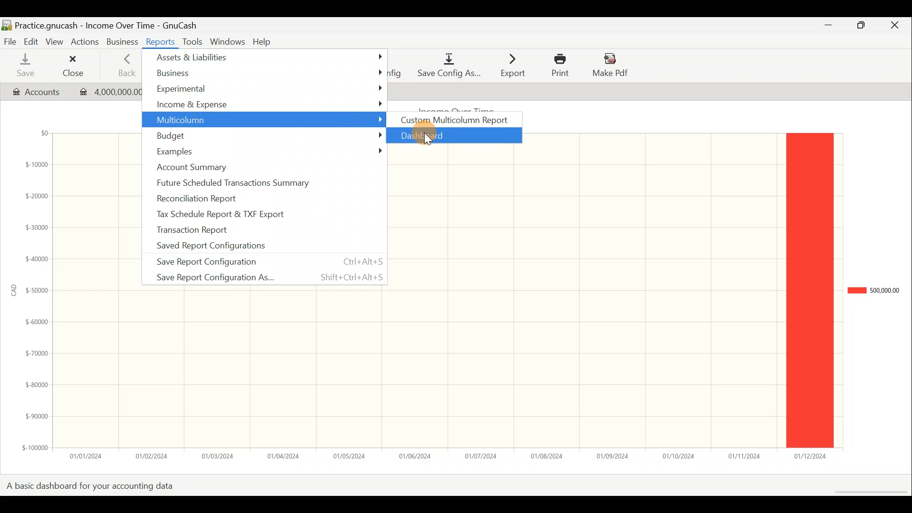 This screenshot has height=513, width=912. What do you see at coordinates (31, 41) in the screenshot?
I see `Edit` at bounding box center [31, 41].